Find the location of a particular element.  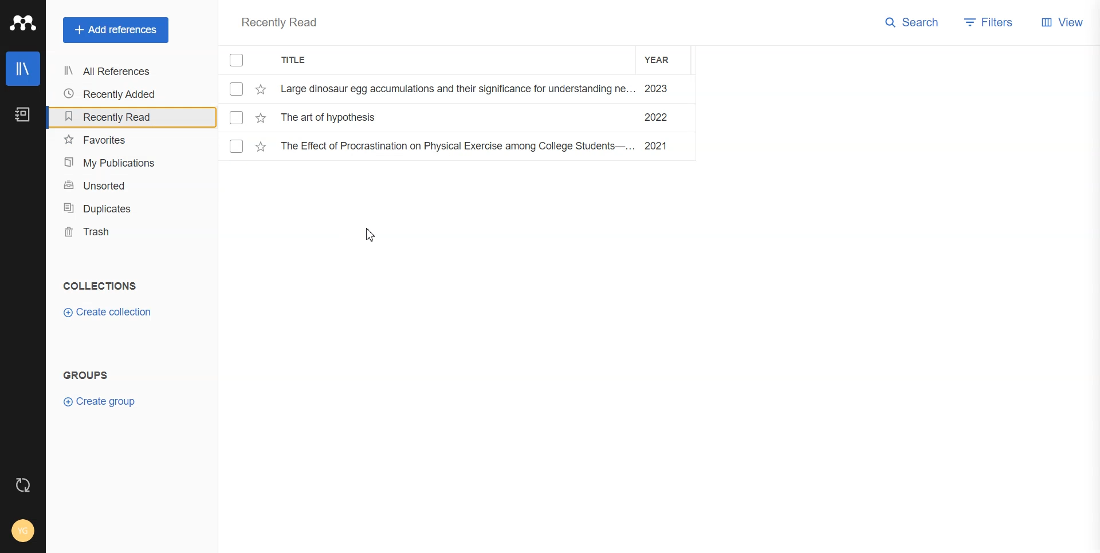

Text is located at coordinates (99, 286).